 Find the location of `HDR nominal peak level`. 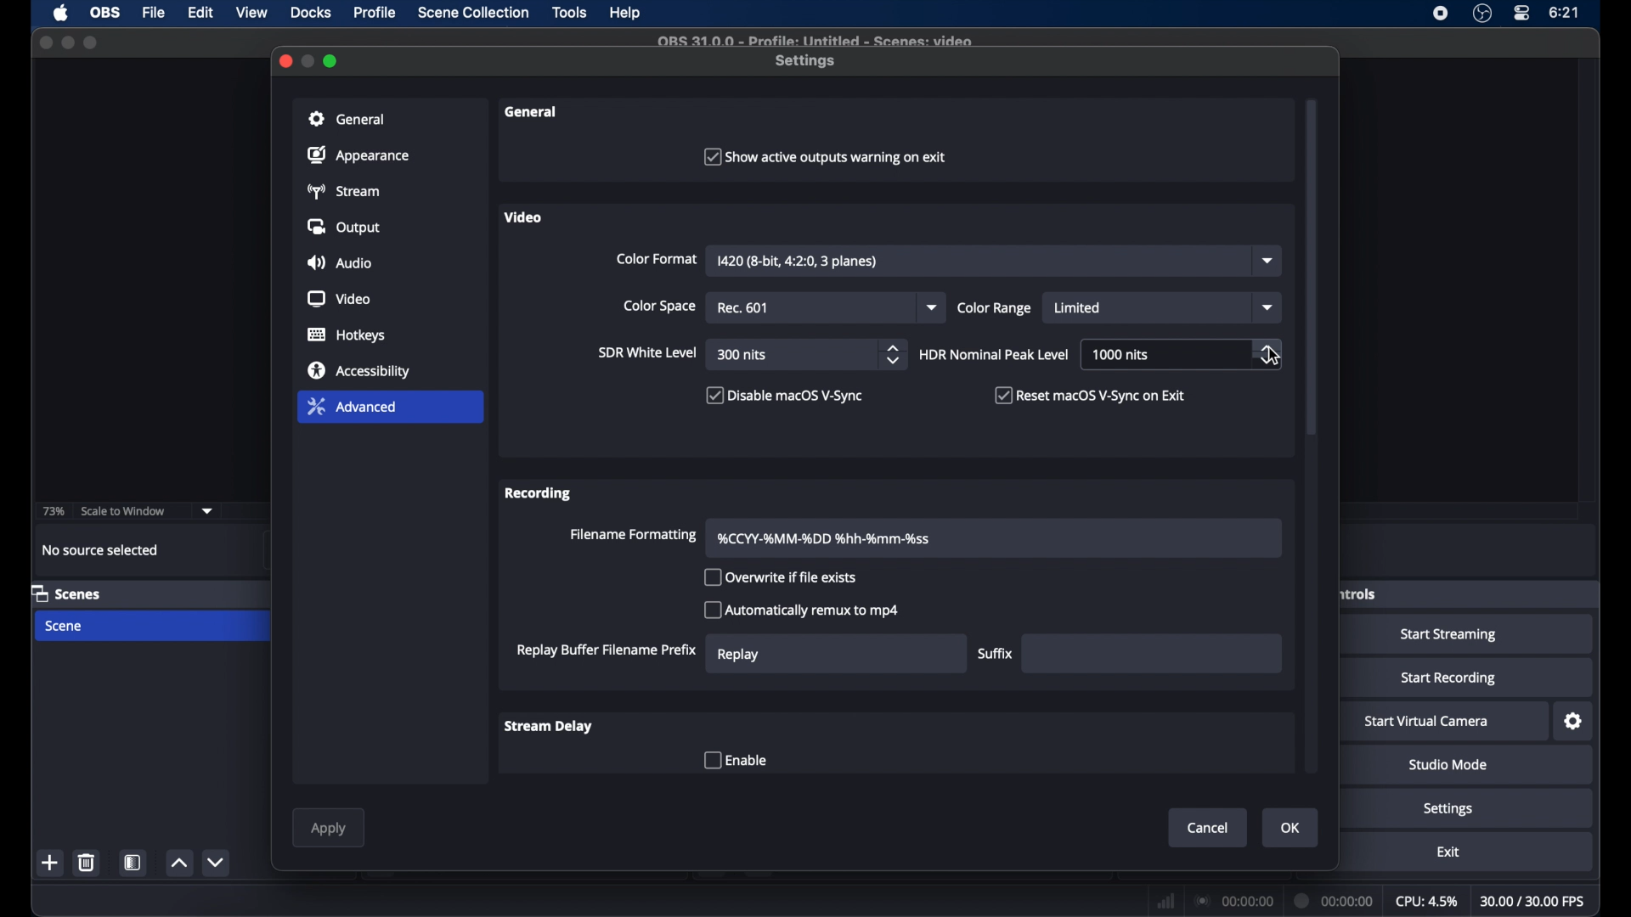

HDR nominal peak level is located at coordinates (994, 355).